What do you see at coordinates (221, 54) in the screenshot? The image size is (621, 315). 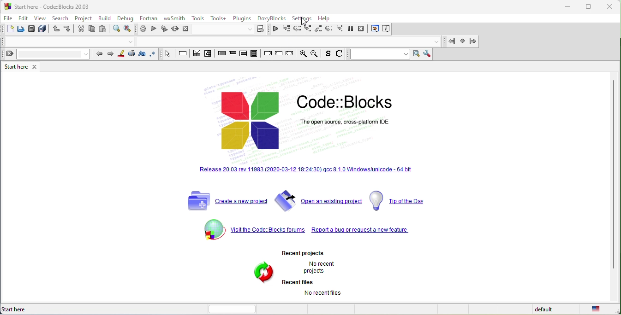 I see `entry` at bounding box center [221, 54].